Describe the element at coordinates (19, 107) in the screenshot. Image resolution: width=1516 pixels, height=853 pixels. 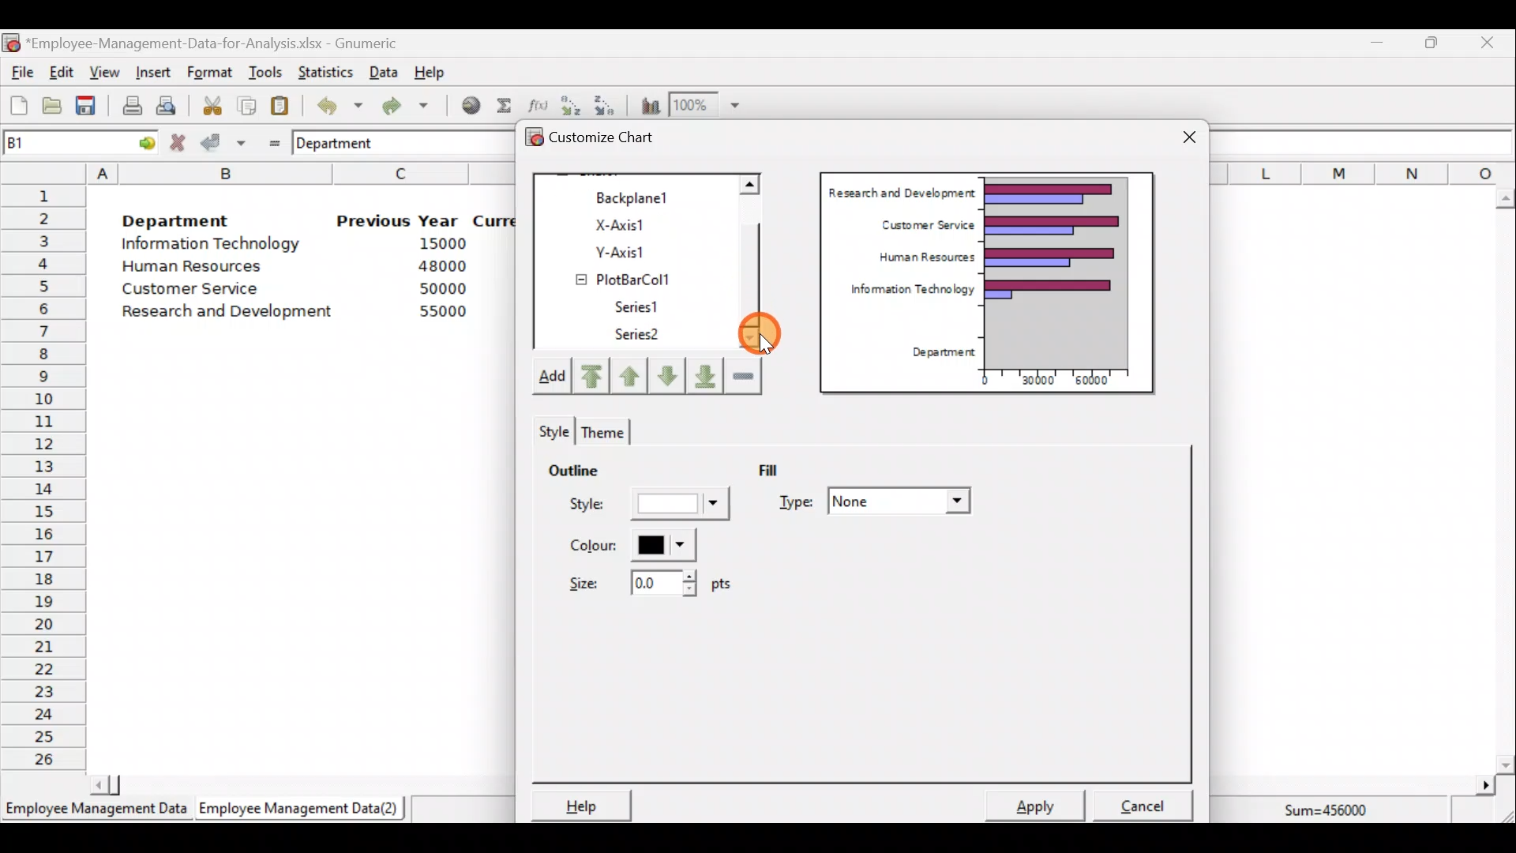
I see `Create a new workbook` at that location.